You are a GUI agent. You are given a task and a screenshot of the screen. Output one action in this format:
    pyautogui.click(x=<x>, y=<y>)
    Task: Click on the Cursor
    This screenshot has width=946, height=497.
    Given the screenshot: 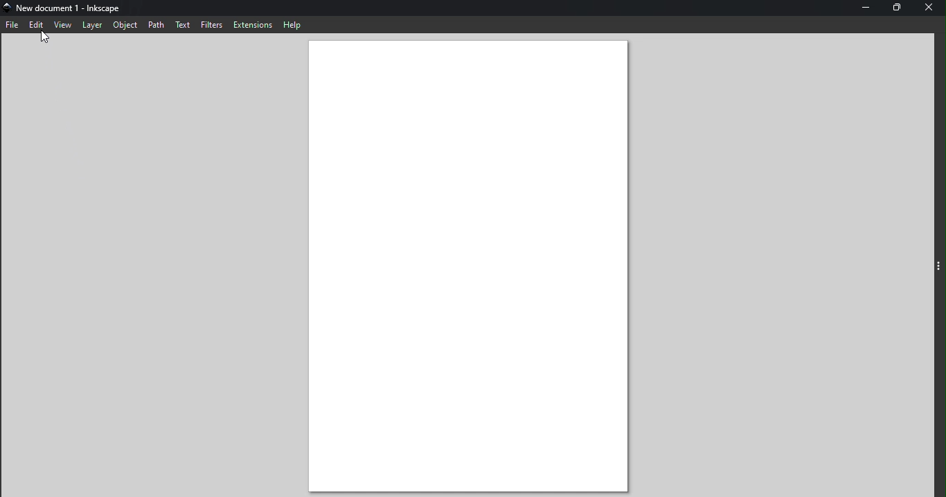 What is the action you would take?
    pyautogui.click(x=39, y=38)
    